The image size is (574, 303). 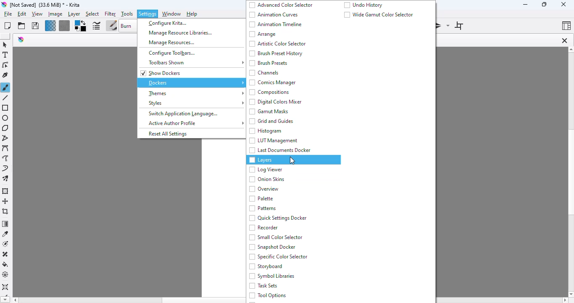 I want to click on freehand brush tool, so click(x=5, y=87).